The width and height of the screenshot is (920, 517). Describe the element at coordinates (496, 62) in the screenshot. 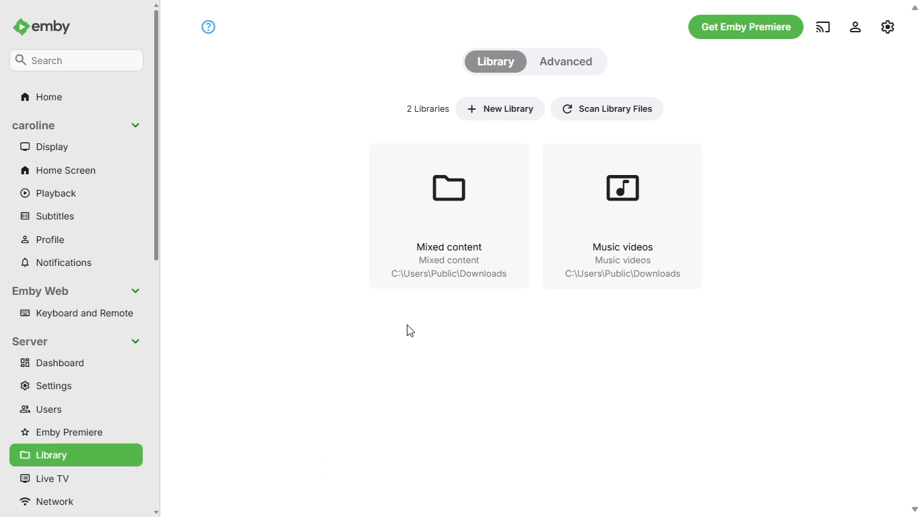

I see `library` at that location.